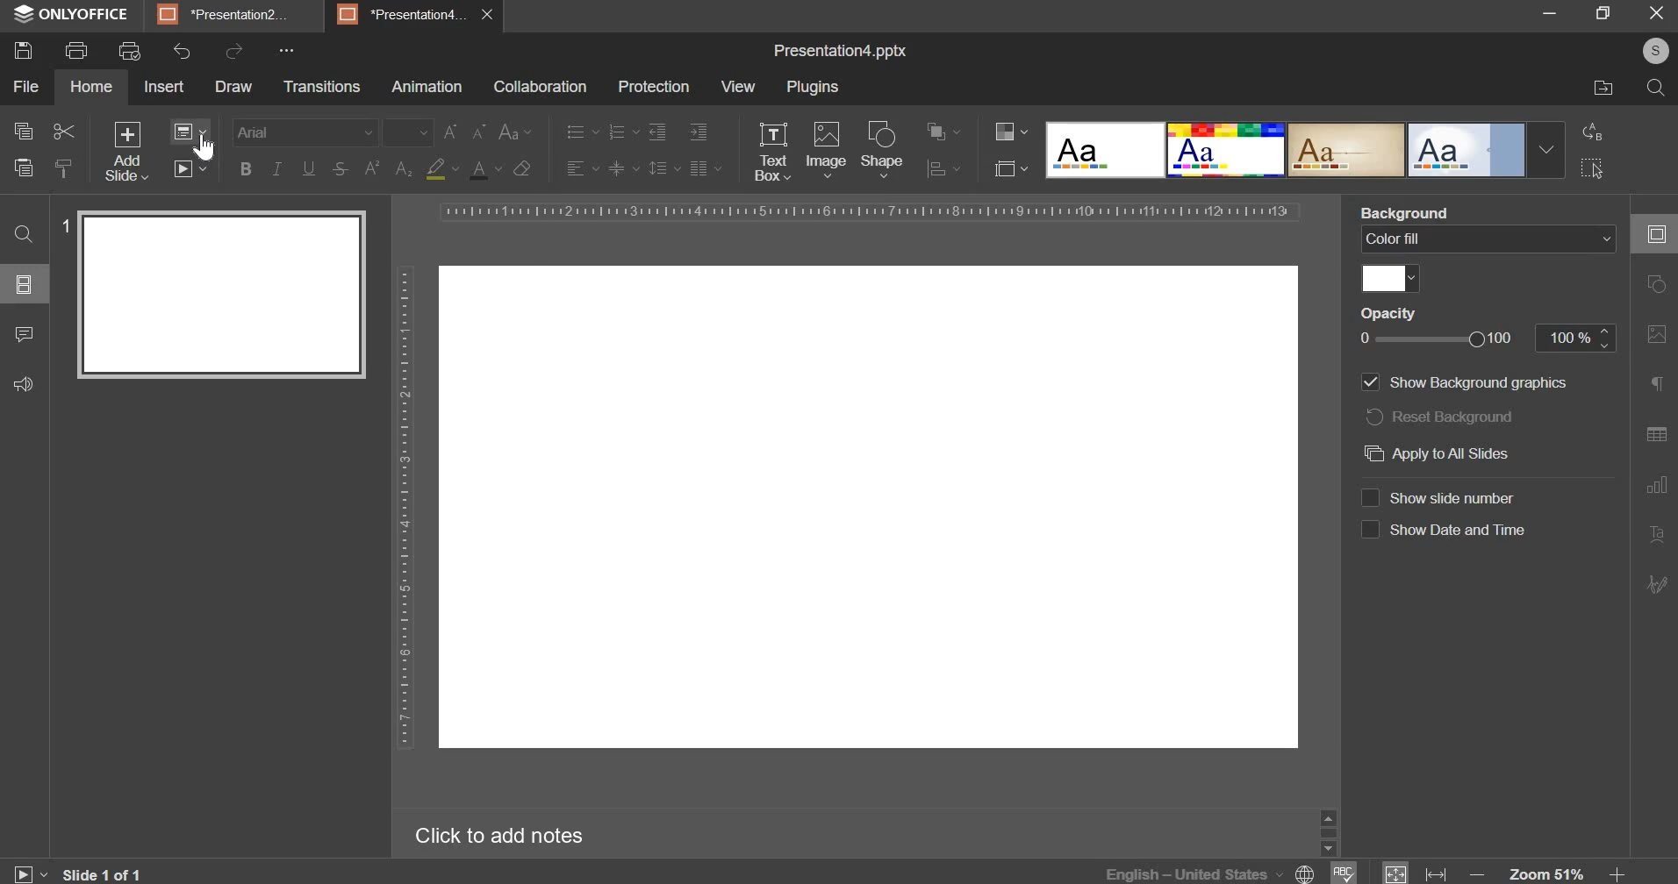 The width and height of the screenshot is (1678, 884). Describe the element at coordinates (1653, 234) in the screenshot. I see `slide setting` at that location.